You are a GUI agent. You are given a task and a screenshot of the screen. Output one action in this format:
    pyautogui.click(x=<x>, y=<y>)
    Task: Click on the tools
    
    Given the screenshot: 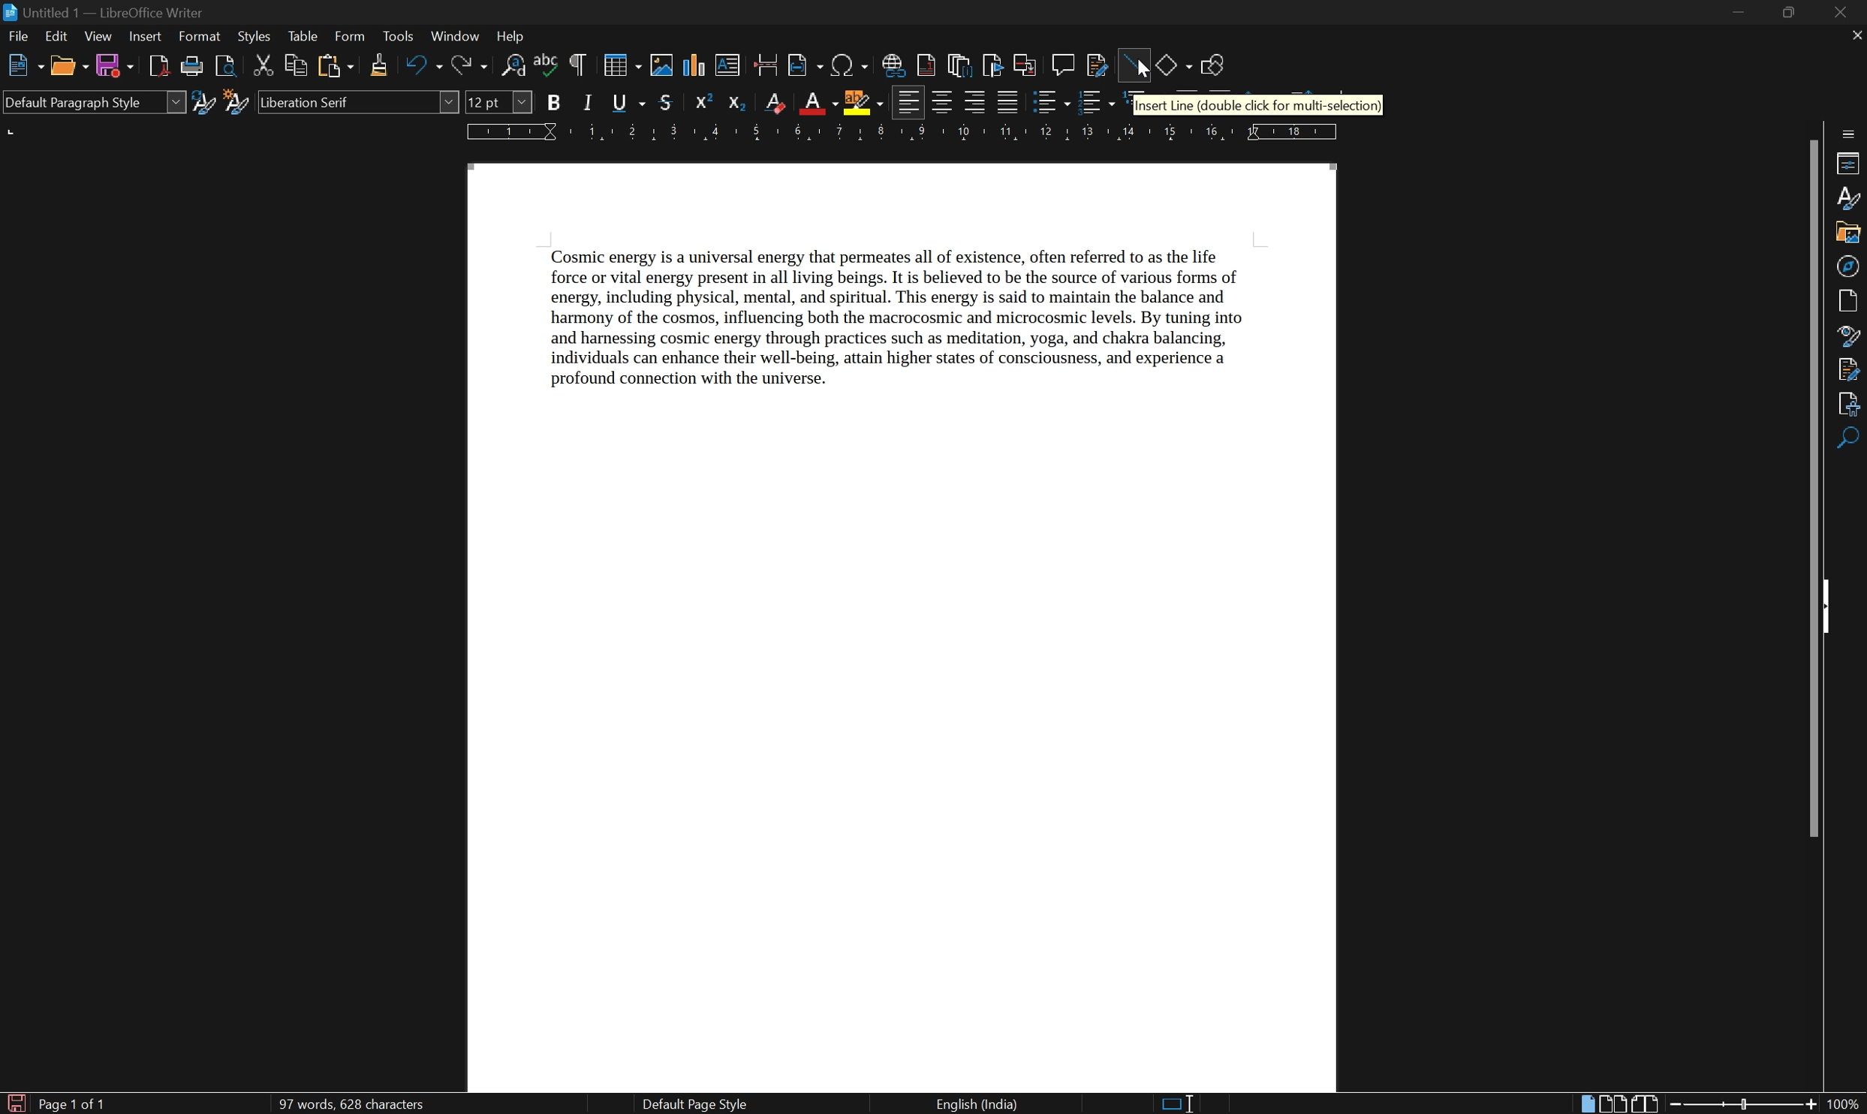 What is the action you would take?
    pyautogui.click(x=399, y=37)
    